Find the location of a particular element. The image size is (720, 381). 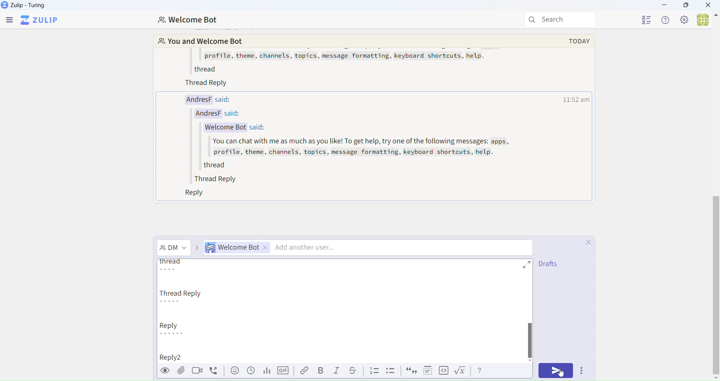

Reply is located at coordinates (189, 193).